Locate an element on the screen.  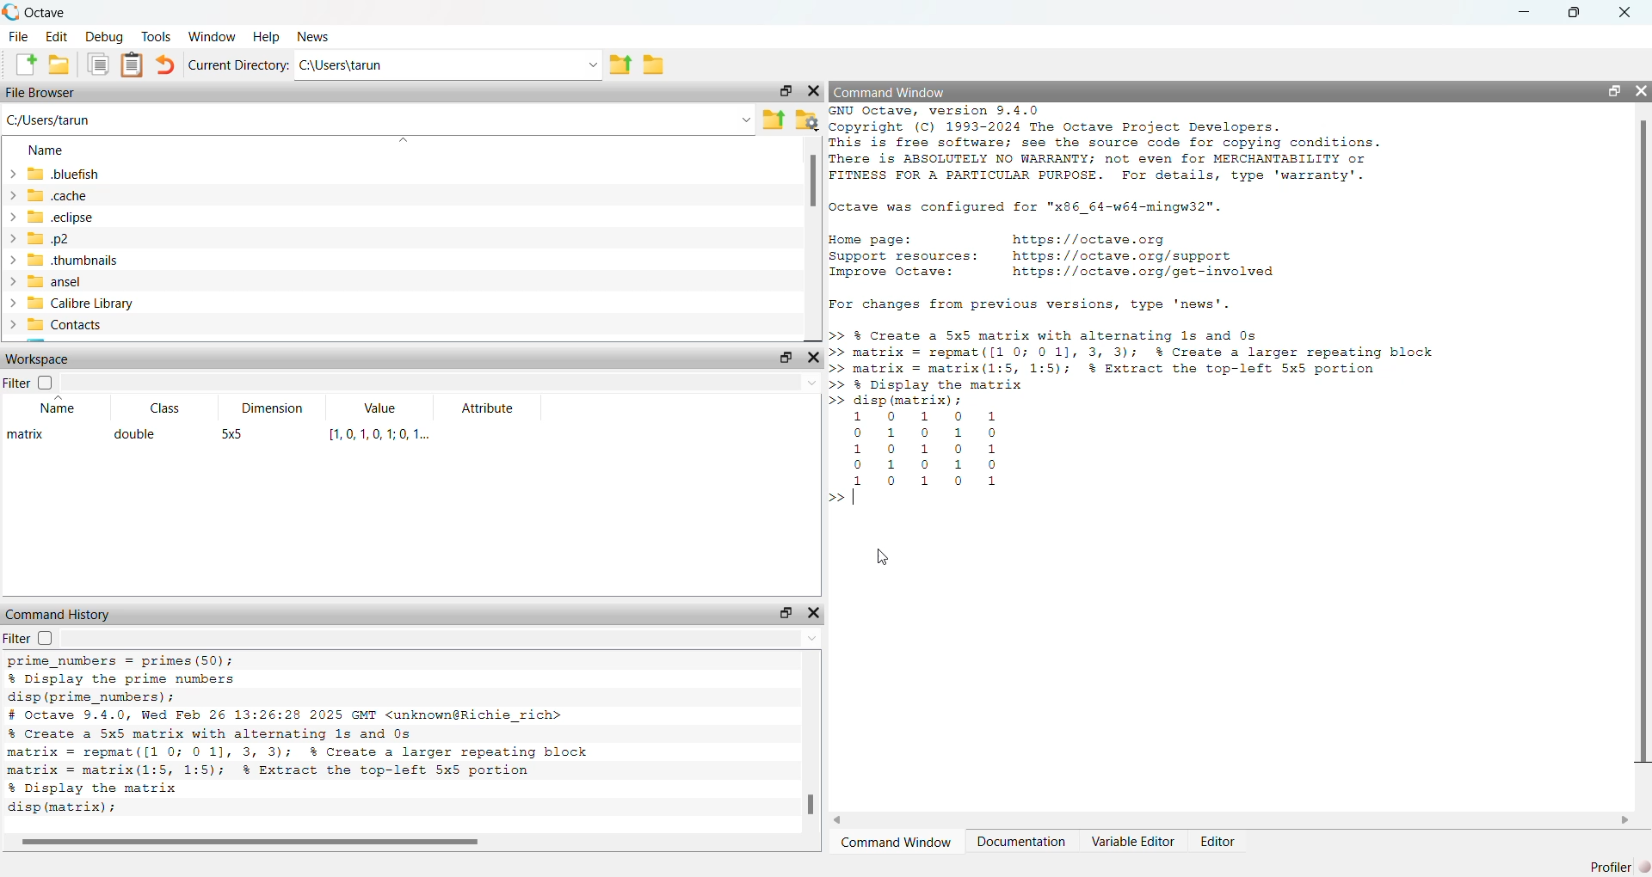
open in separate window is located at coordinates (787, 91).